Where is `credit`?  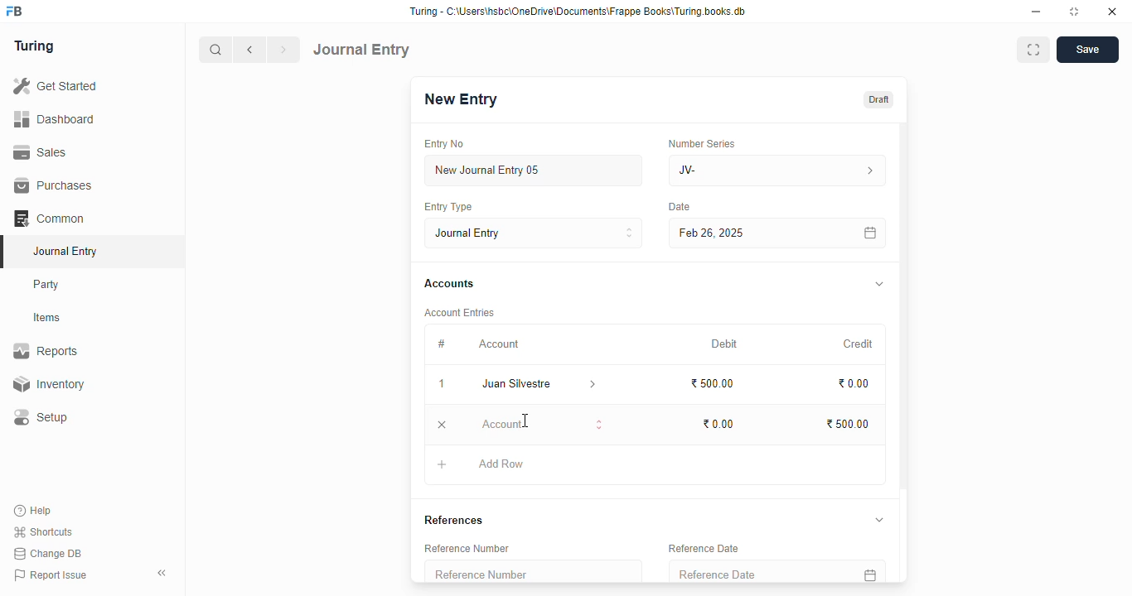 credit is located at coordinates (859, 344).